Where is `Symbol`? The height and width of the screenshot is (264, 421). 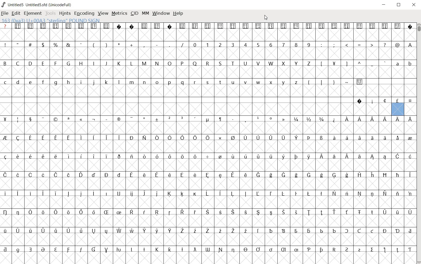
Symbol is located at coordinates (31, 138).